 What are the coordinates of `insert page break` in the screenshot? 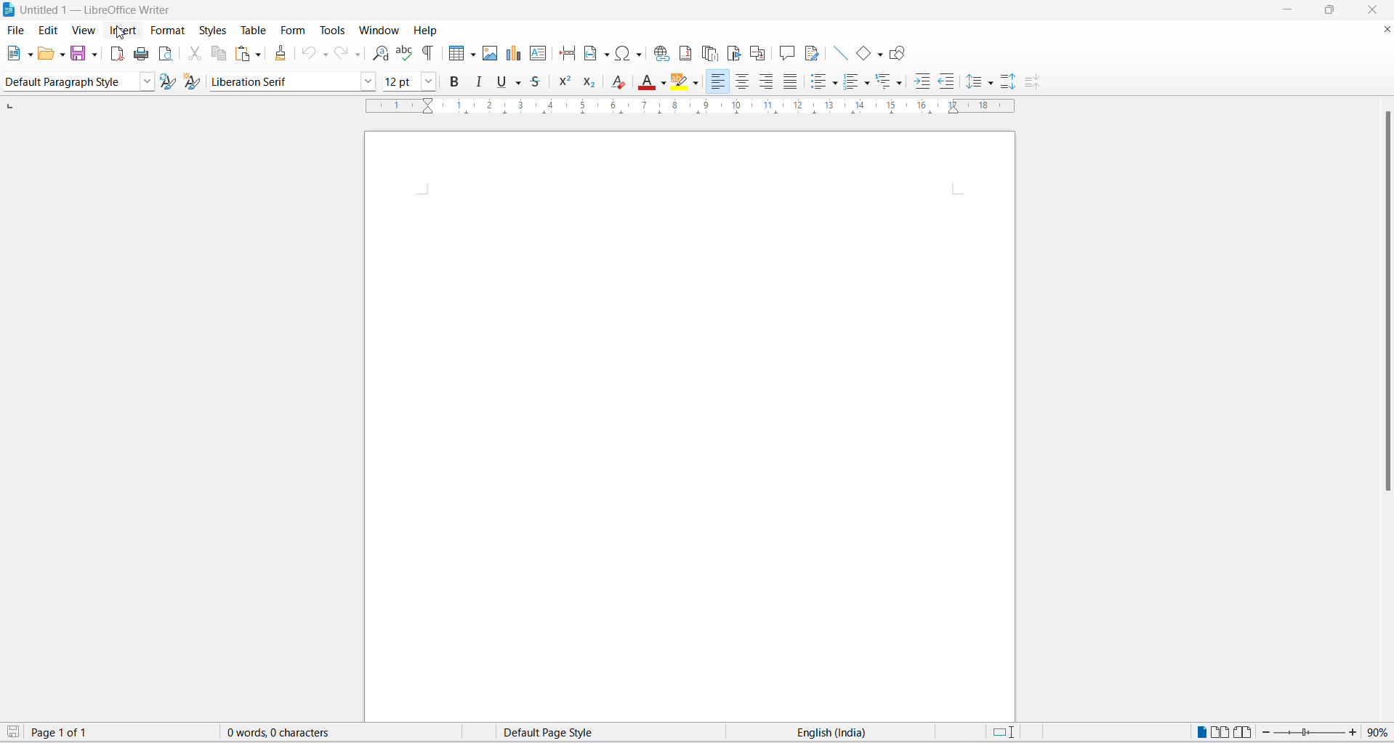 It's located at (564, 54).